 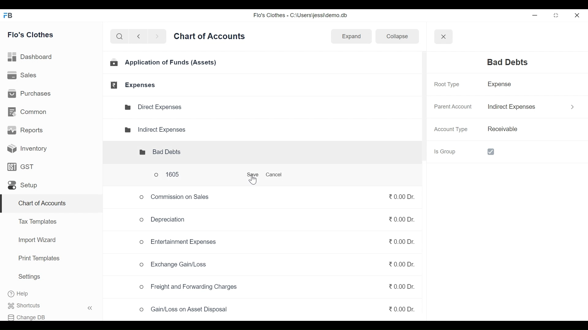 I want to click on 1605, so click(x=180, y=176).